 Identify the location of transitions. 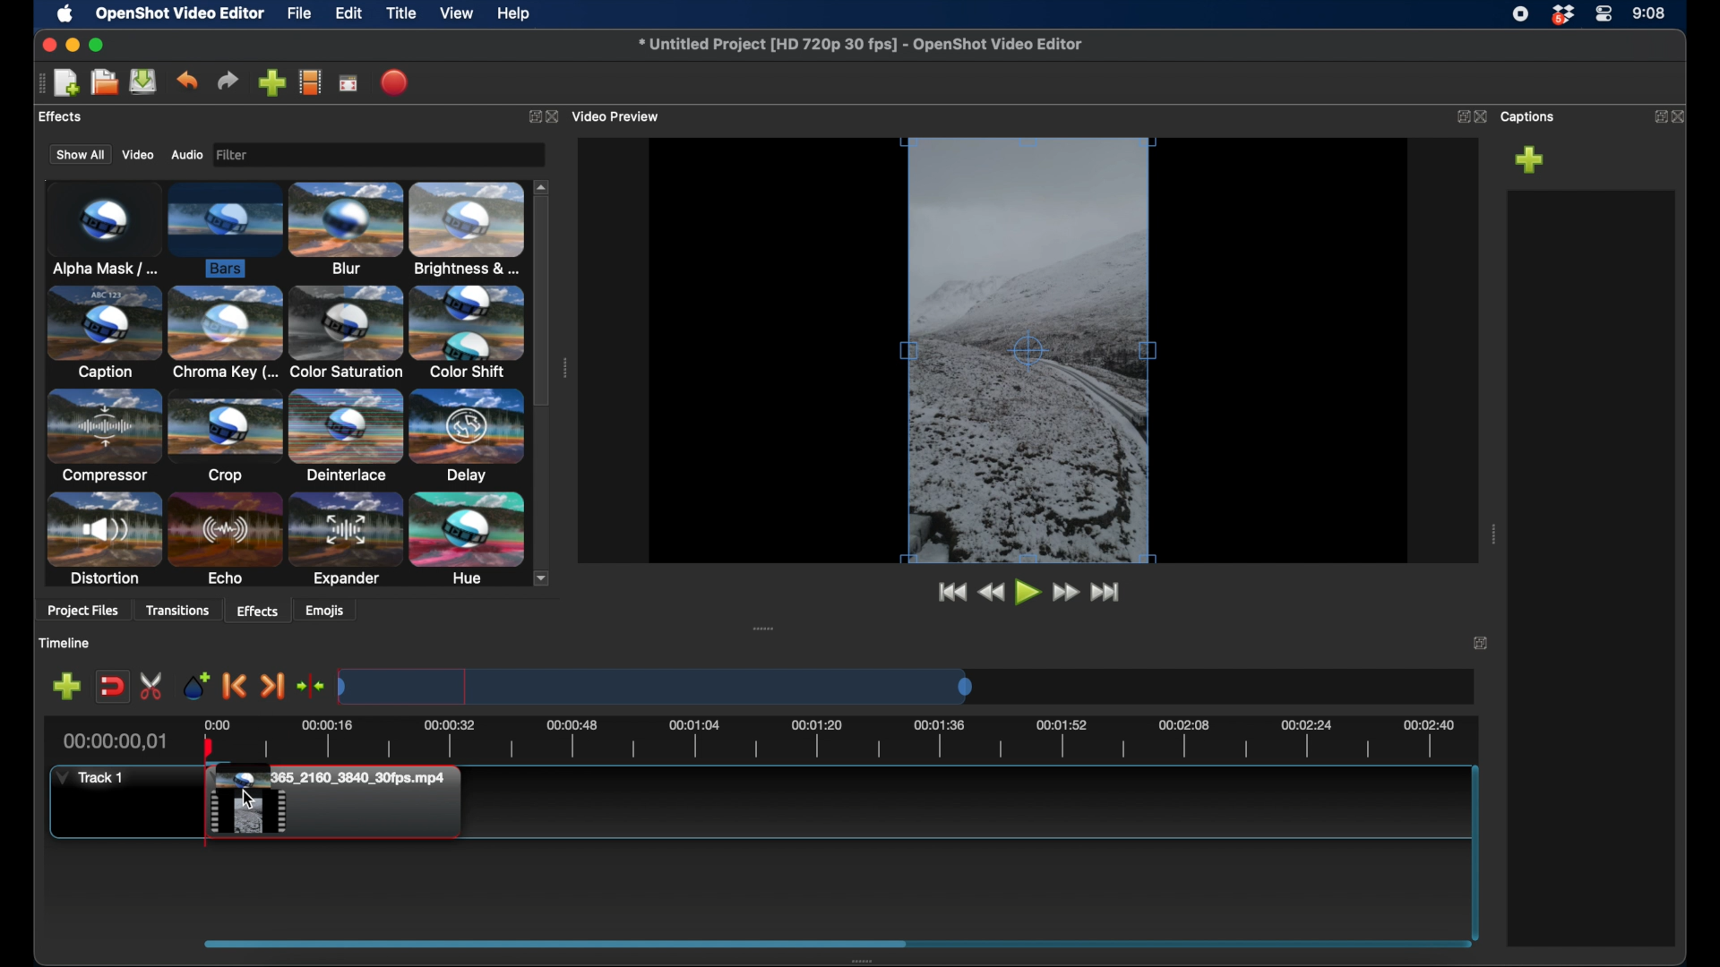
(179, 610).